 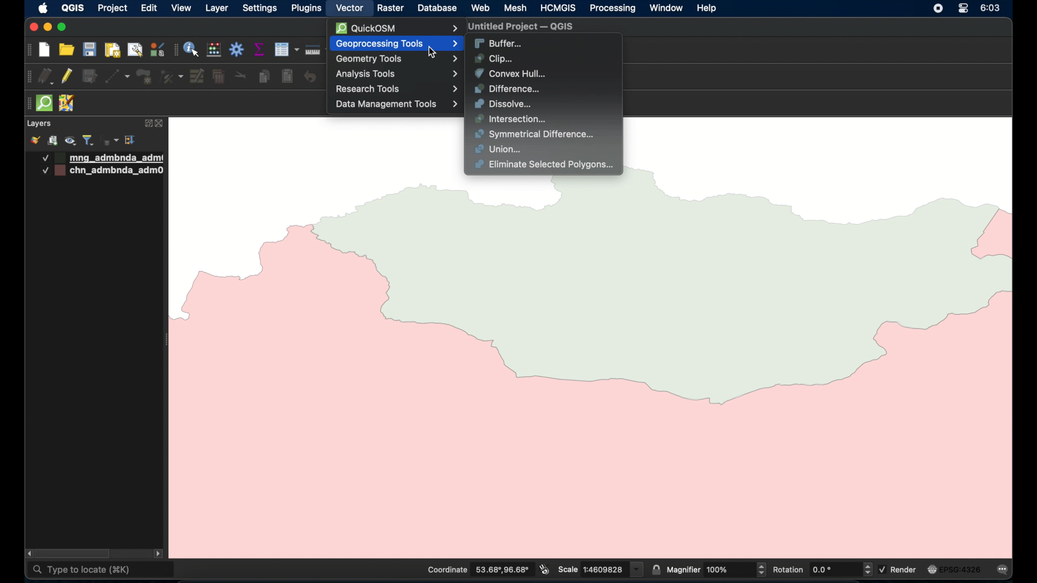 What do you see at coordinates (505, 104) in the screenshot?
I see `dissolve` at bounding box center [505, 104].